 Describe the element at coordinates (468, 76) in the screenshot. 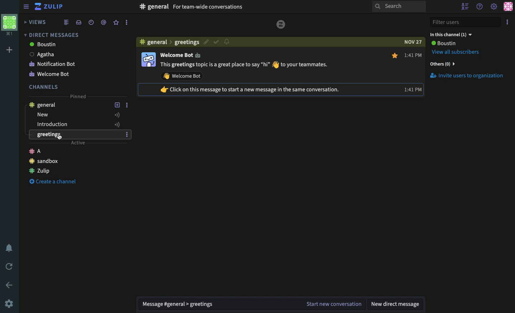

I see `Invite users` at that location.